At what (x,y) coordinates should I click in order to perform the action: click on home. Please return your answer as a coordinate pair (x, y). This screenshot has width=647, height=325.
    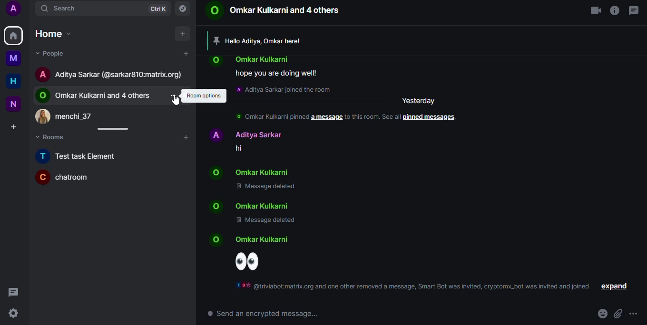
    Looking at the image, I should click on (56, 34).